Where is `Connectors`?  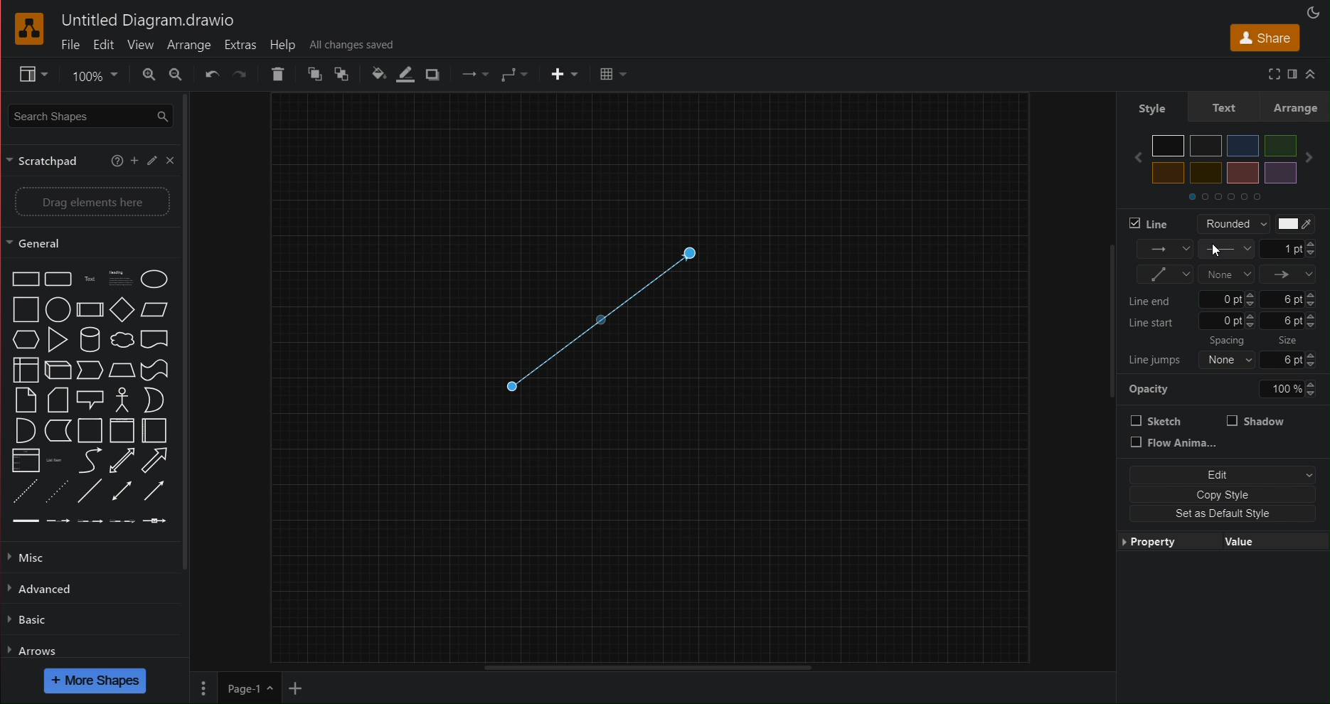 Connectors is located at coordinates (1164, 274).